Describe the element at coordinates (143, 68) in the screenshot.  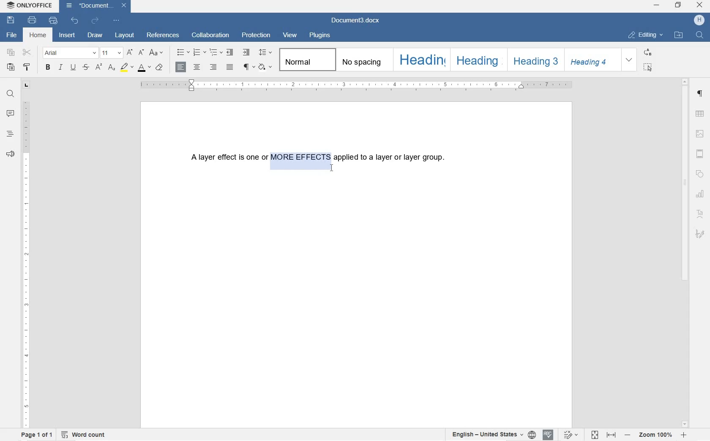
I see `FONT COLOR` at that location.